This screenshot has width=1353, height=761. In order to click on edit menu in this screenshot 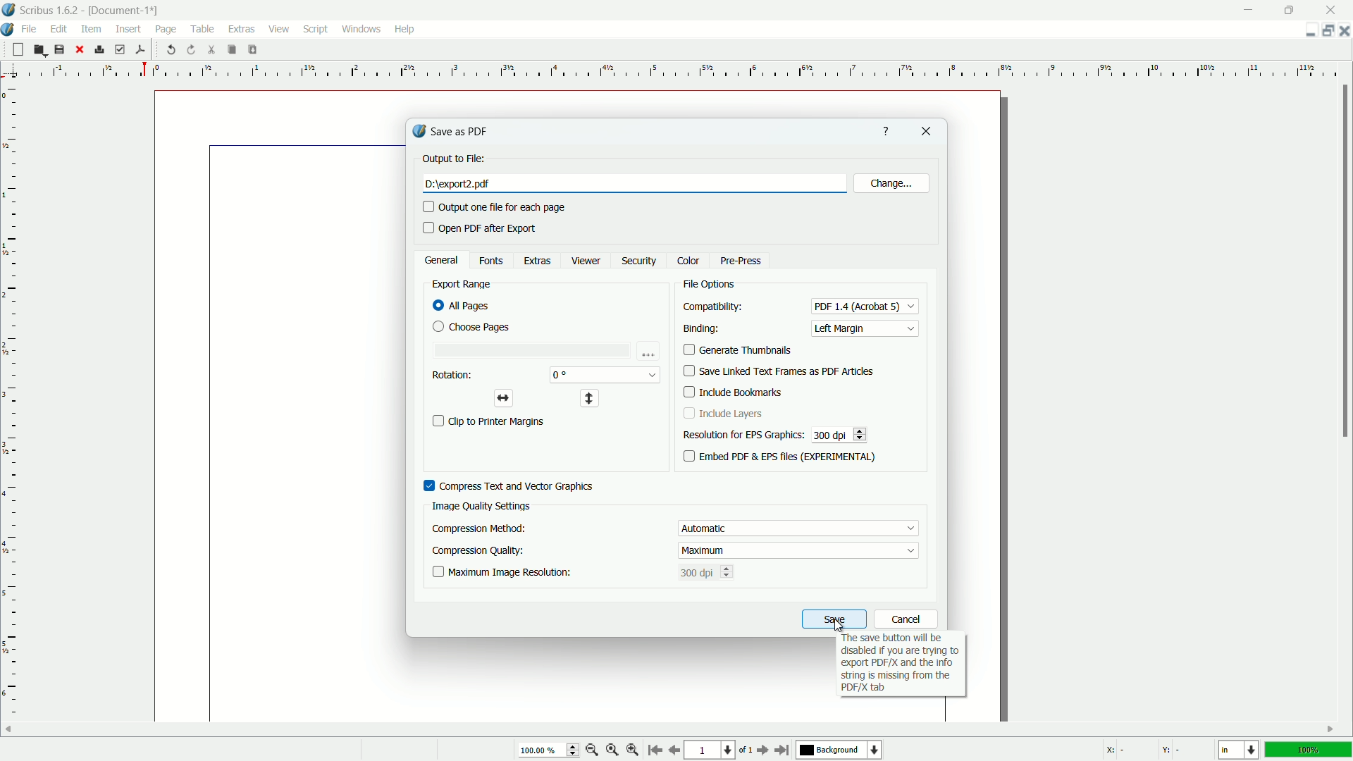, I will do `click(57, 30)`.